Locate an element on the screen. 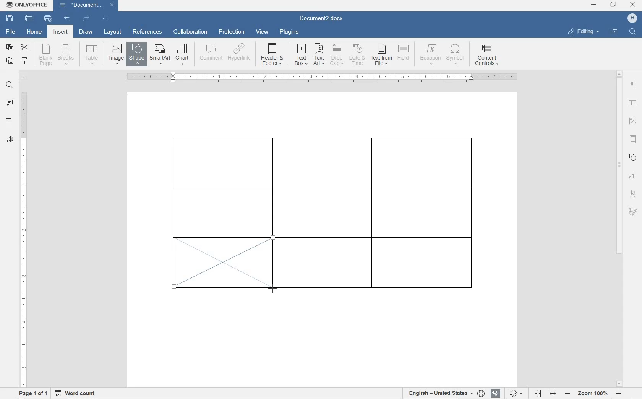 The height and width of the screenshot is (399, 642). EDITING is located at coordinates (584, 31).